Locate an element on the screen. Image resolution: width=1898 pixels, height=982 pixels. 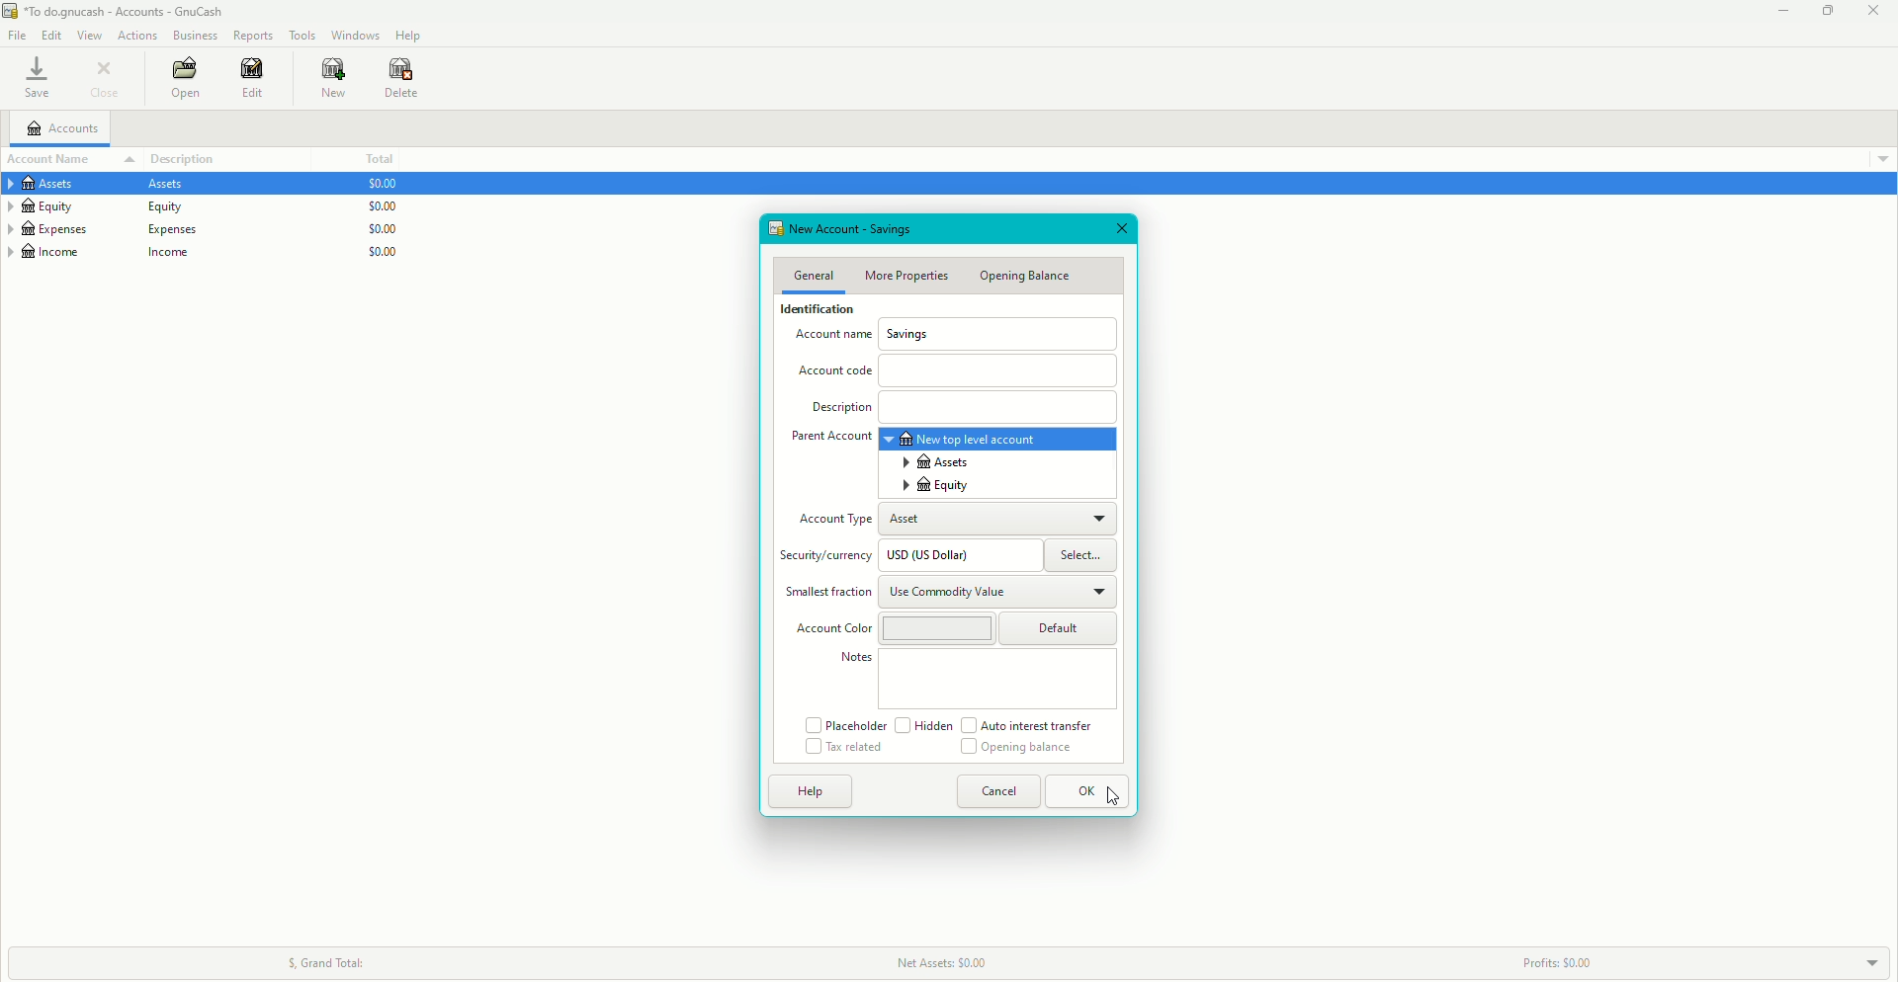
Save is located at coordinates (36, 79).